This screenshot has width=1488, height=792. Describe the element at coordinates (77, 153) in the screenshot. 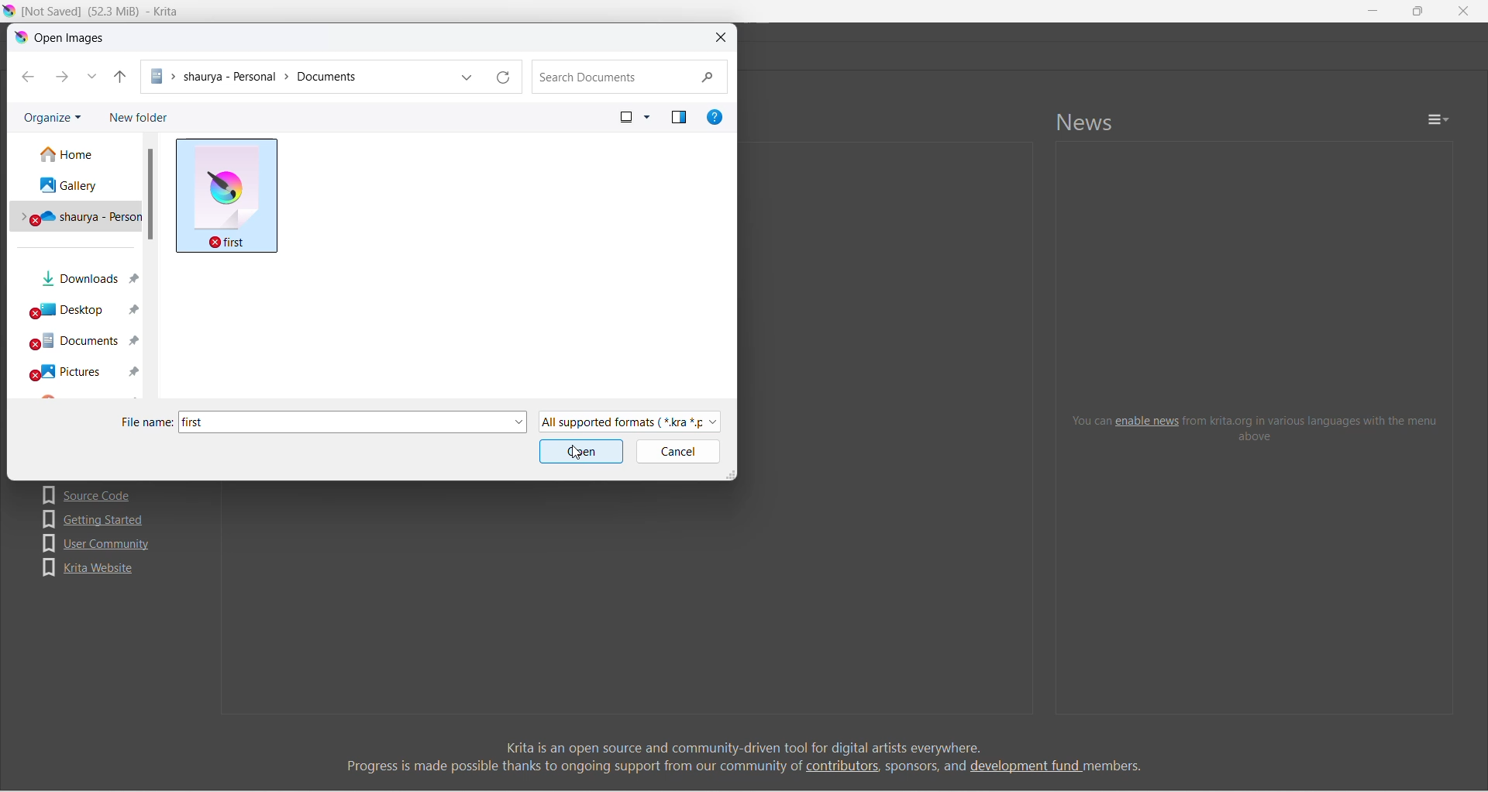

I see `home` at that location.